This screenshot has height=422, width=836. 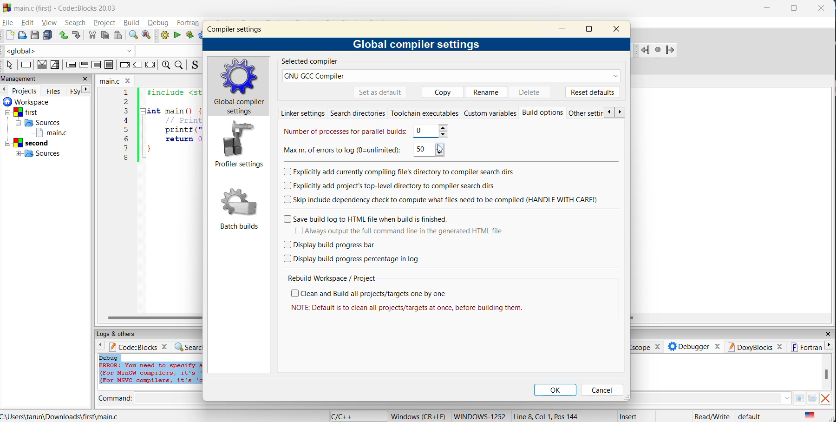 What do you see at coordinates (178, 36) in the screenshot?
I see `run` at bounding box center [178, 36].